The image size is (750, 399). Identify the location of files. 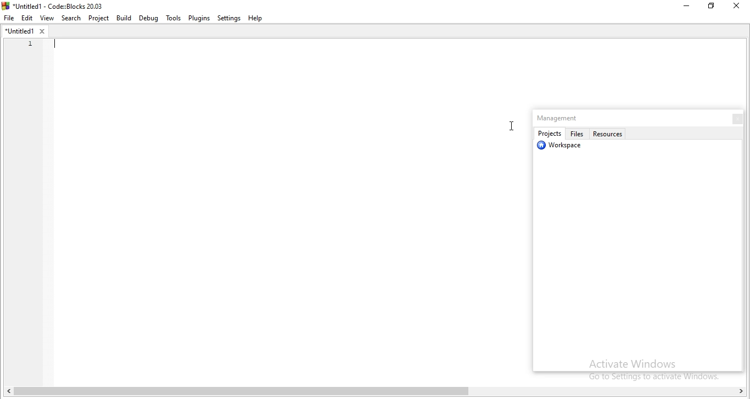
(578, 134).